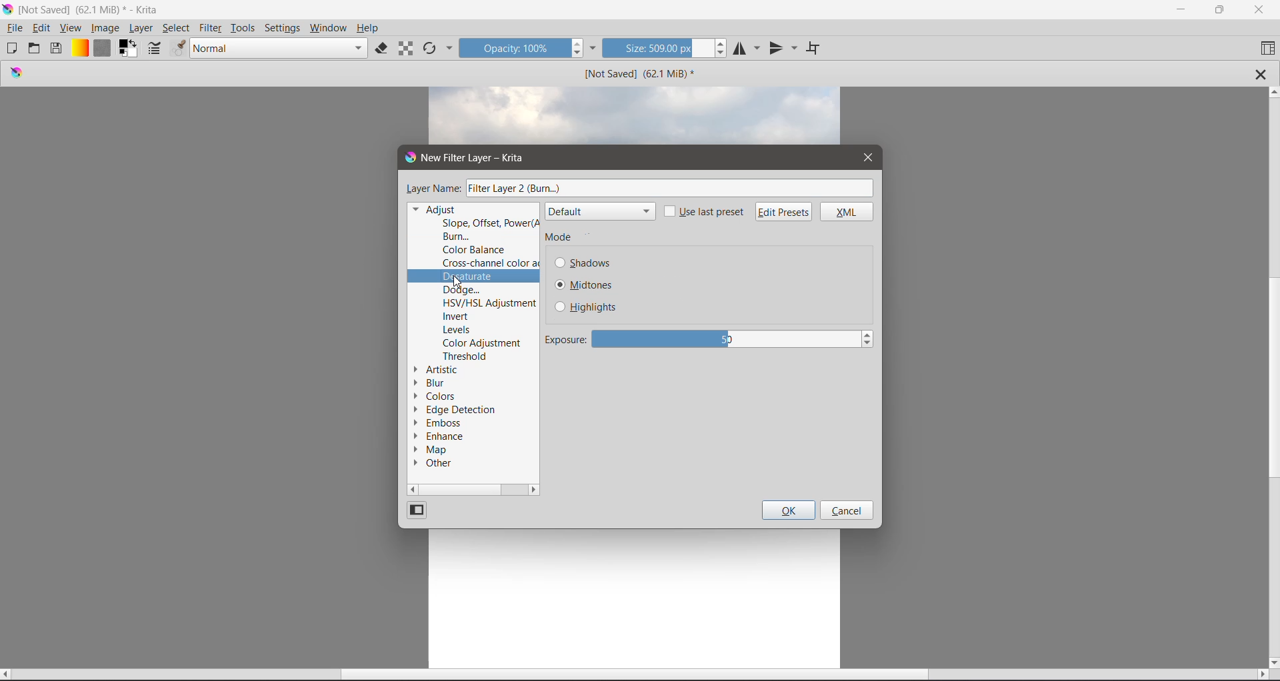 Image resolution: width=1280 pixels, height=681 pixels. I want to click on Close Tab, so click(1261, 74).